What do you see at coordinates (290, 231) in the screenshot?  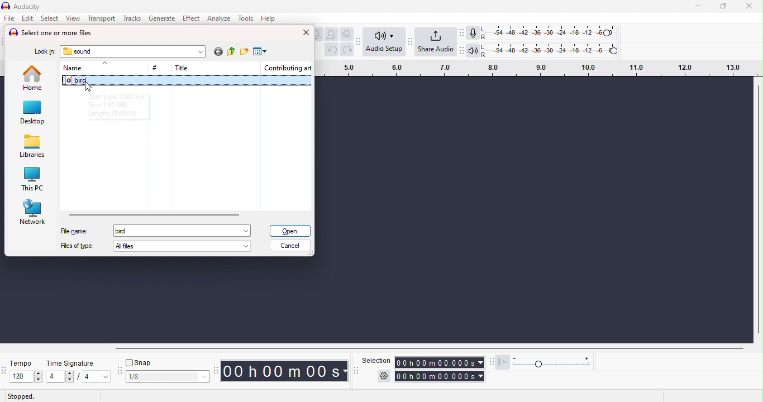 I see `open` at bounding box center [290, 231].